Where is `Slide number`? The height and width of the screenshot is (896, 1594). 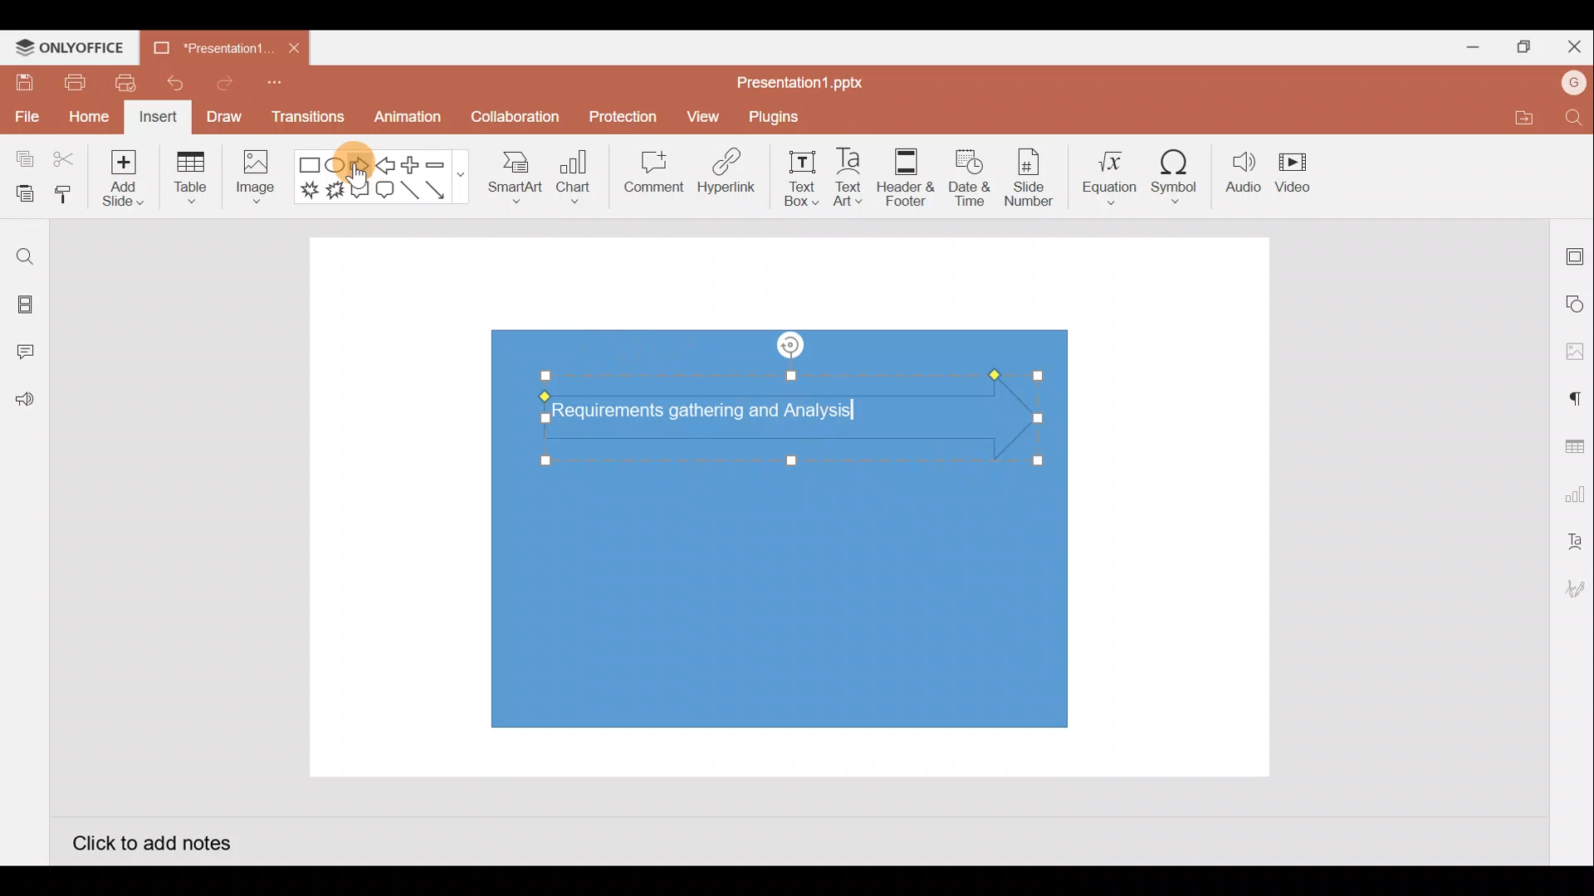 Slide number is located at coordinates (1028, 178).